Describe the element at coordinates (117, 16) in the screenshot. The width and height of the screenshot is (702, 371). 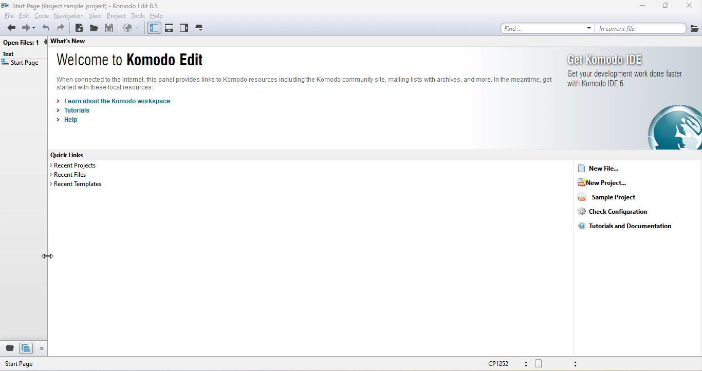
I see `project` at that location.